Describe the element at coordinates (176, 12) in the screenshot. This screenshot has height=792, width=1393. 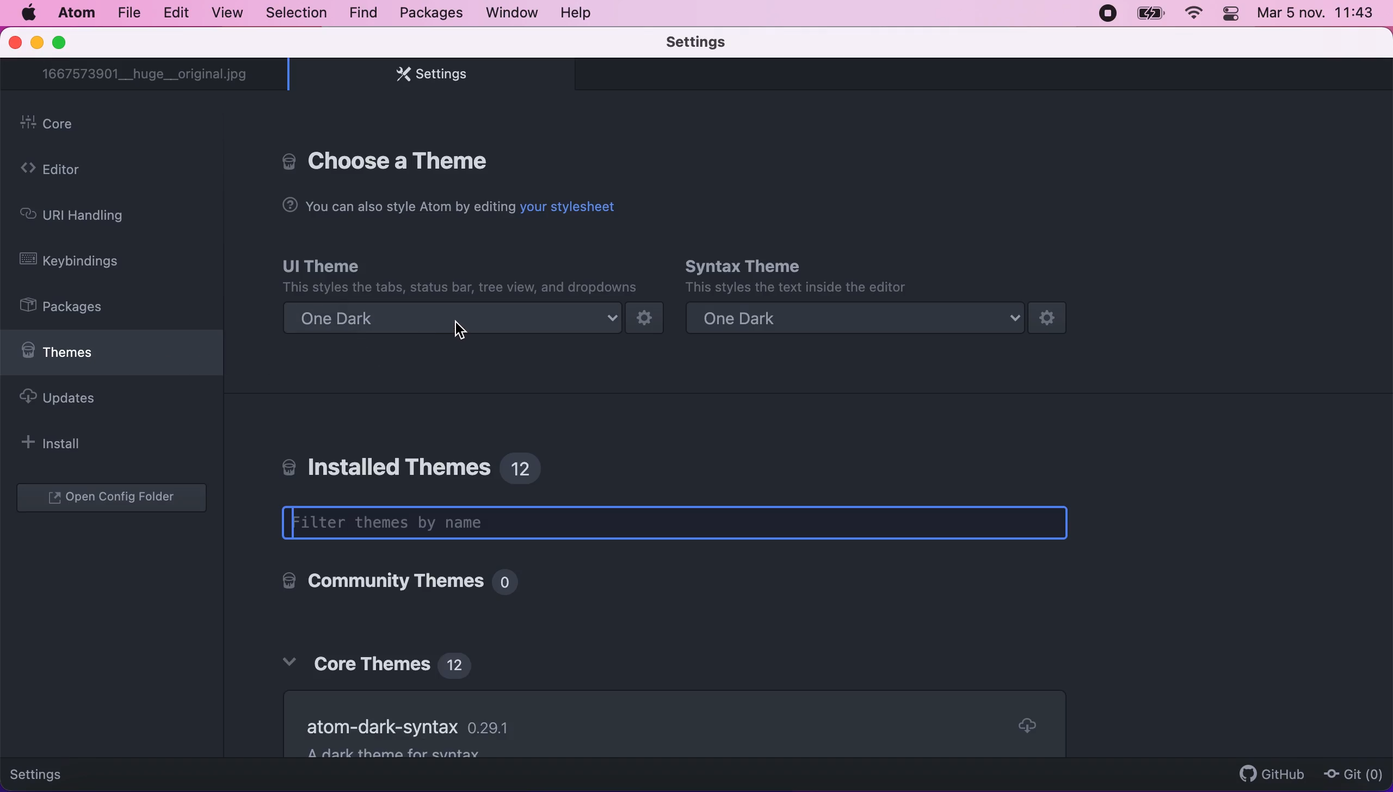
I see `edit` at that location.